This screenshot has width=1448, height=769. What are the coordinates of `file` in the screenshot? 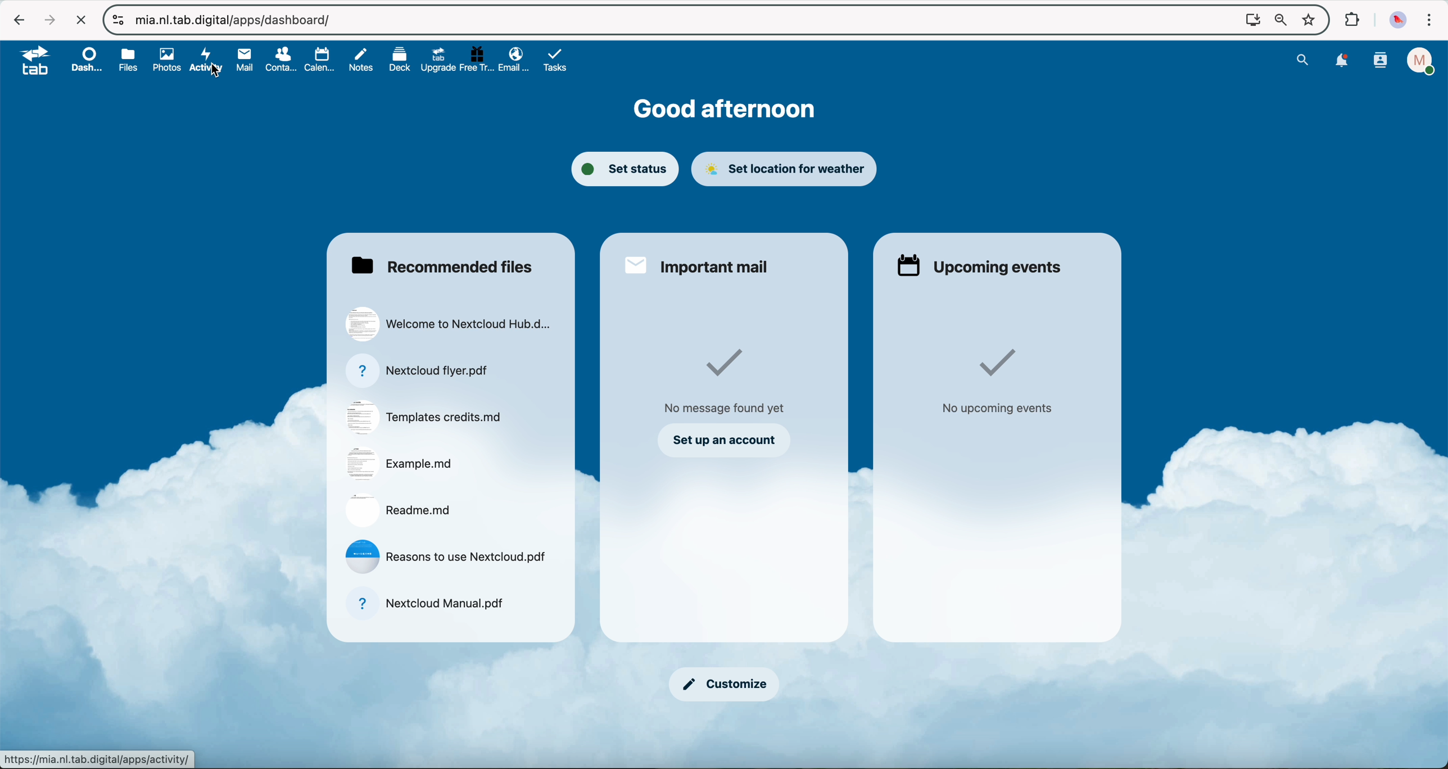 It's located at (428, 605).